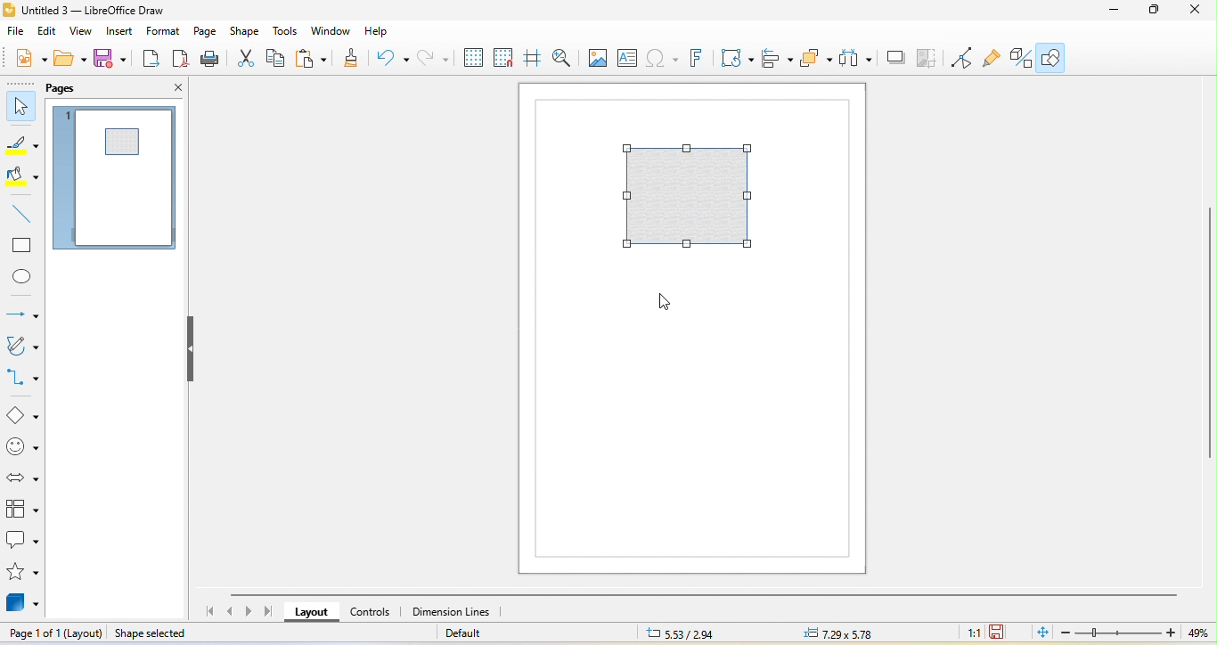 Image resolution: width=1217 pixels, height=645 pixels. I want to click on window, so click(331, 31).